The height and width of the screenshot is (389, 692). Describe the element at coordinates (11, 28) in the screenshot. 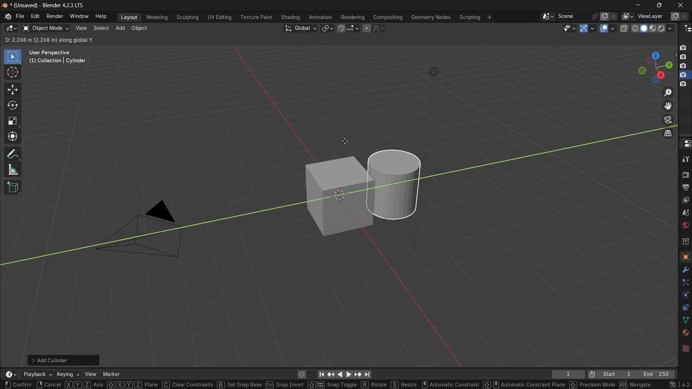

I see `3d viewport` at that location.